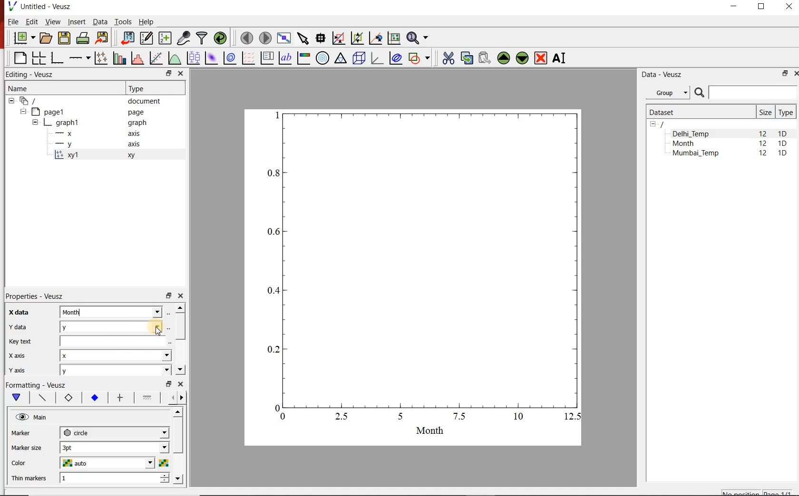  Describe the element at coordinates (67, 398) in the screenshot. I see `Axis label` at that location.